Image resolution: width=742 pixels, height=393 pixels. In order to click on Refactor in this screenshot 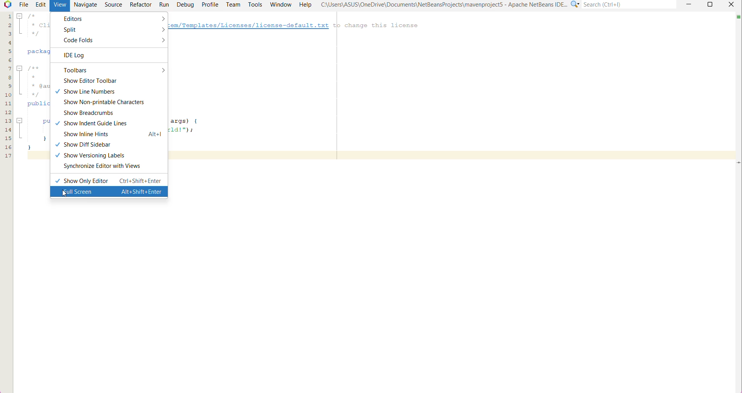, I will do `click(140, 5)`.